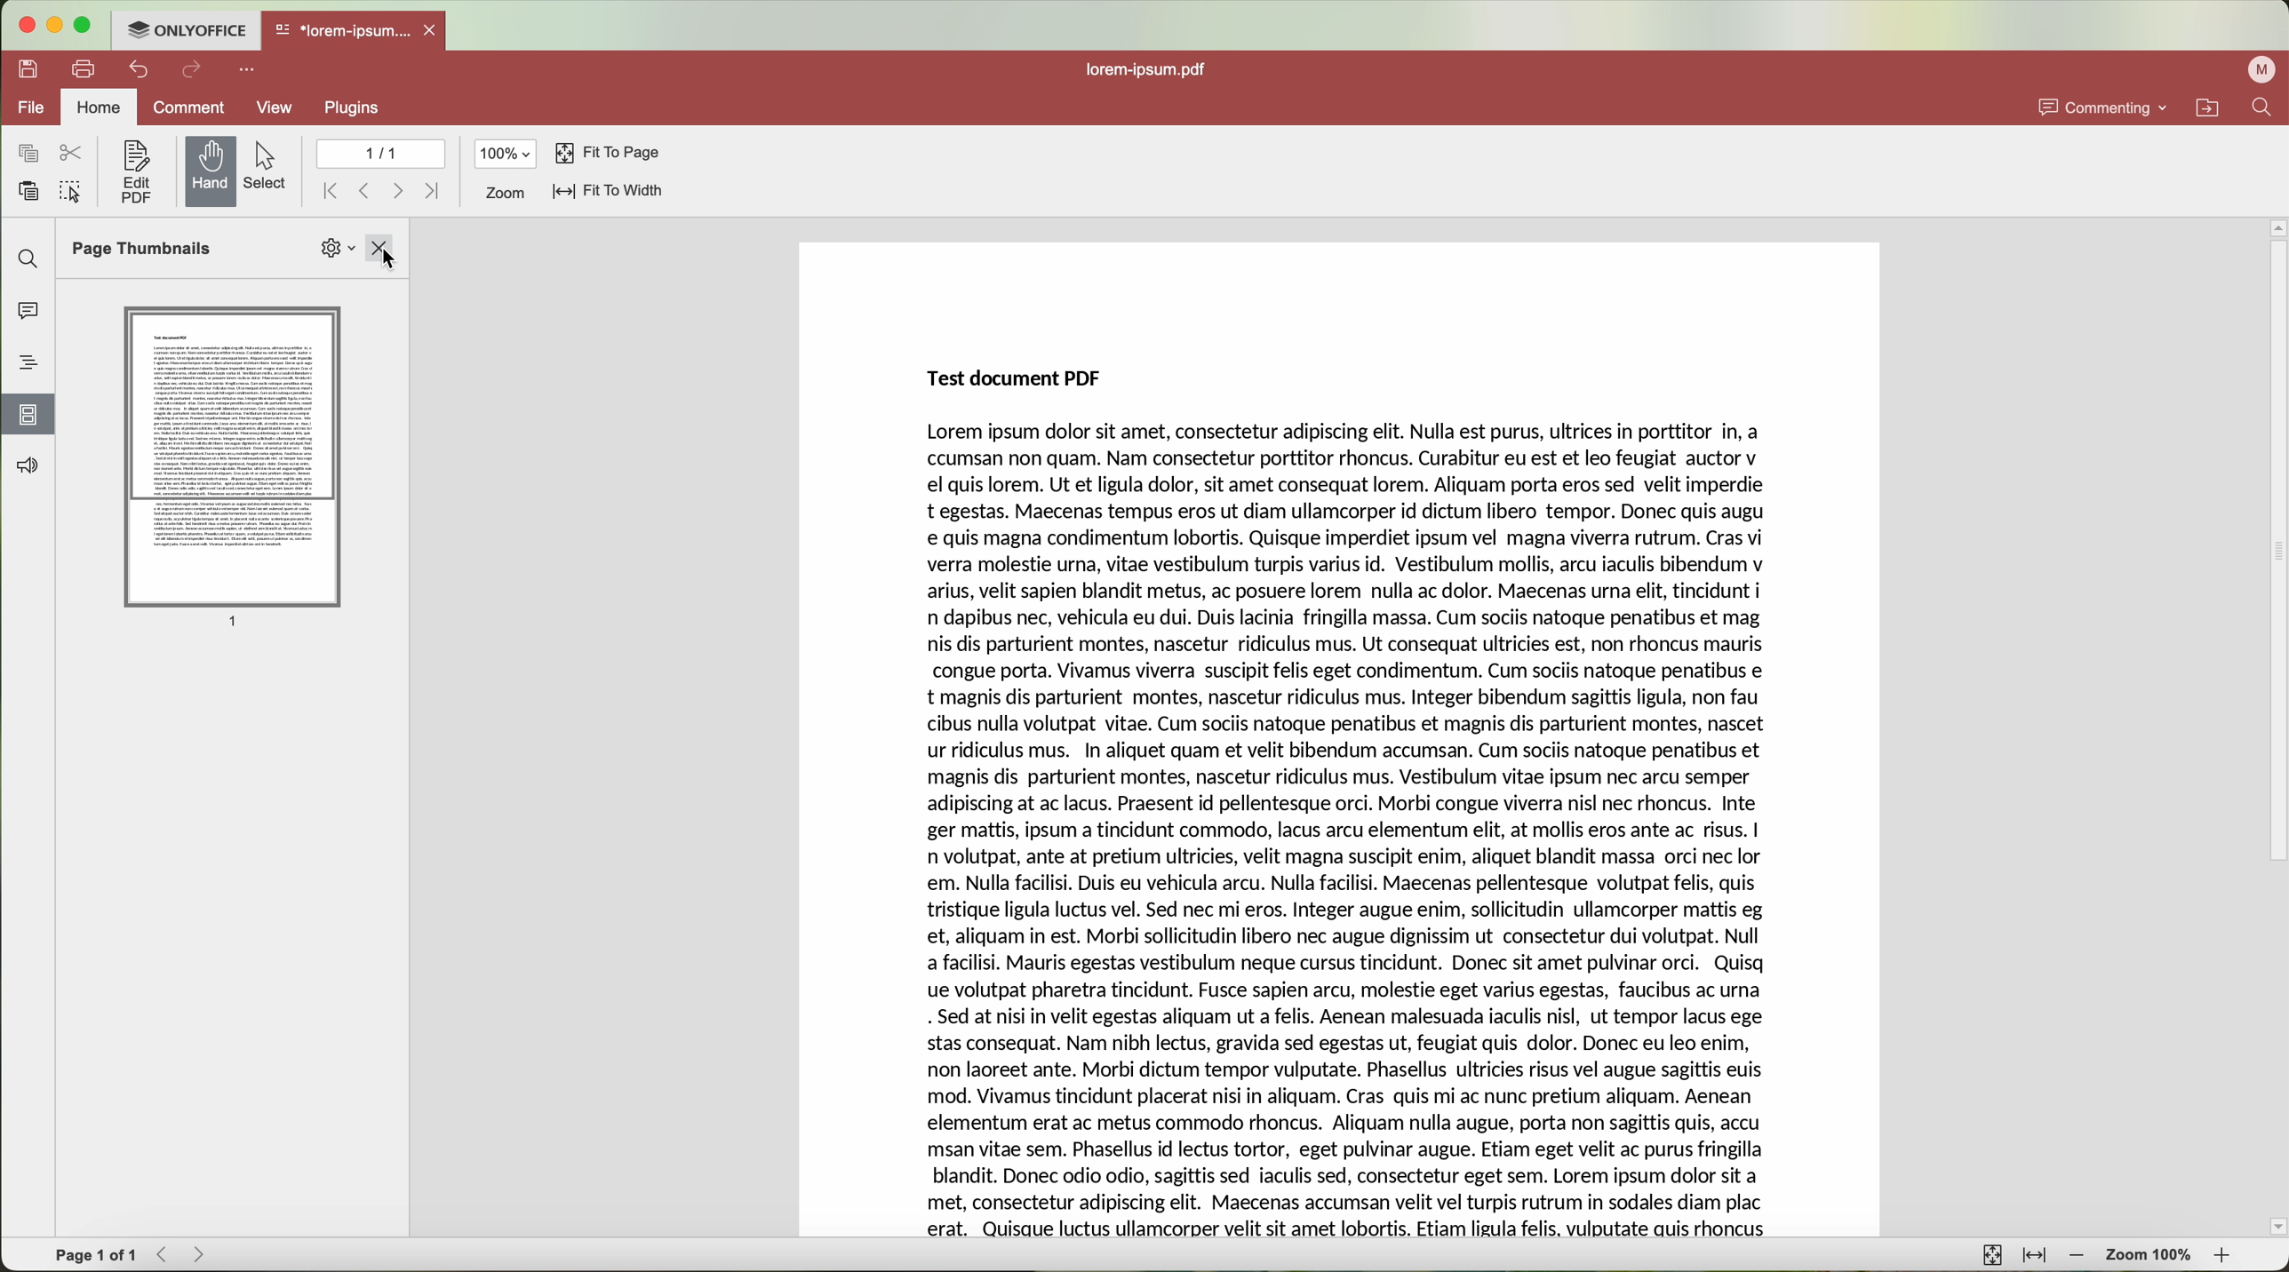  What do you see at coordinates (26, 70) in the screenshot?
I see `save` at bounding box center [26, 70].